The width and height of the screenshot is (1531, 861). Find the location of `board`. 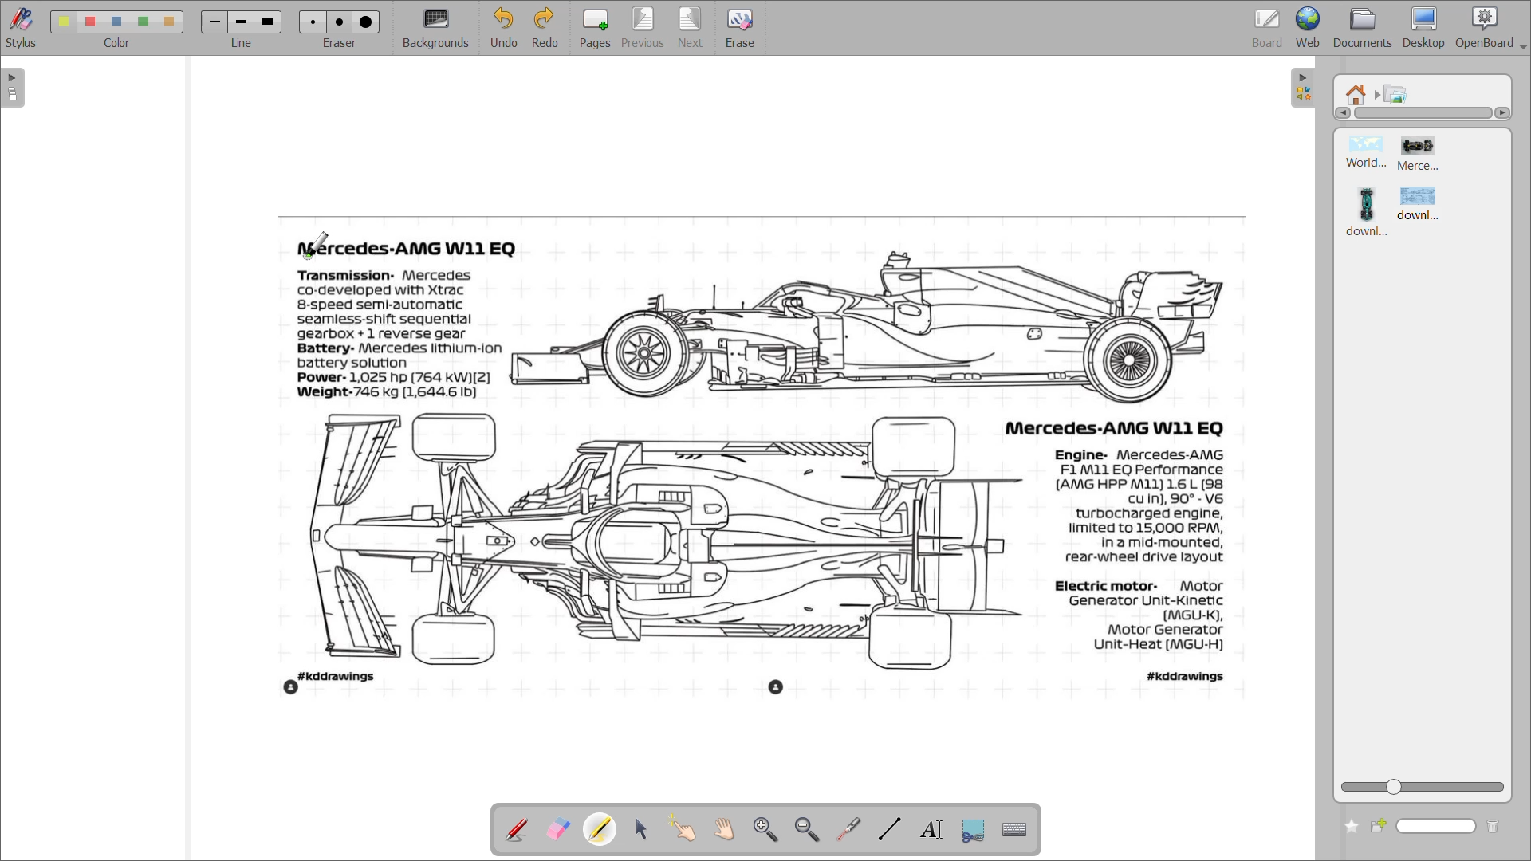

board is located at coordinates (1267, 28).